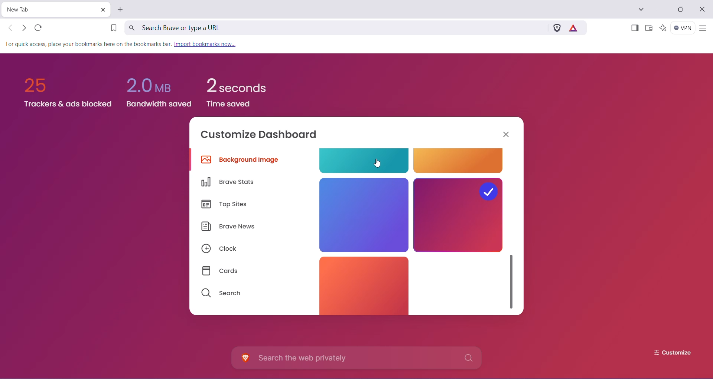  I want to click on New Tab, so click(50, 10).